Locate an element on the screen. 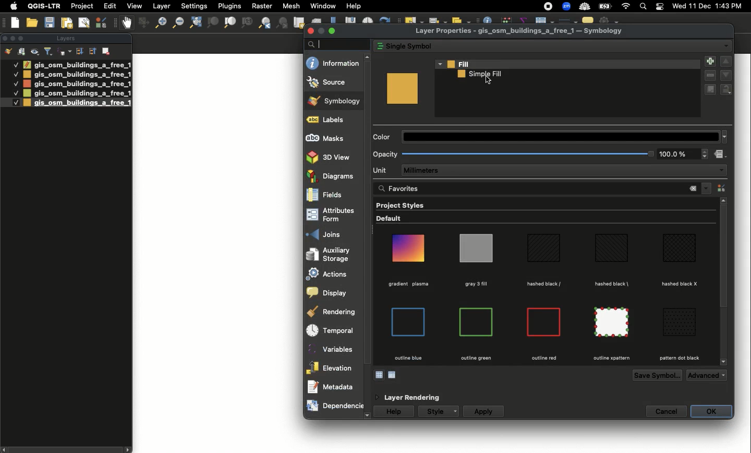  gis_osm_buildings_a_free_1 is located at coordinates (77, 64).